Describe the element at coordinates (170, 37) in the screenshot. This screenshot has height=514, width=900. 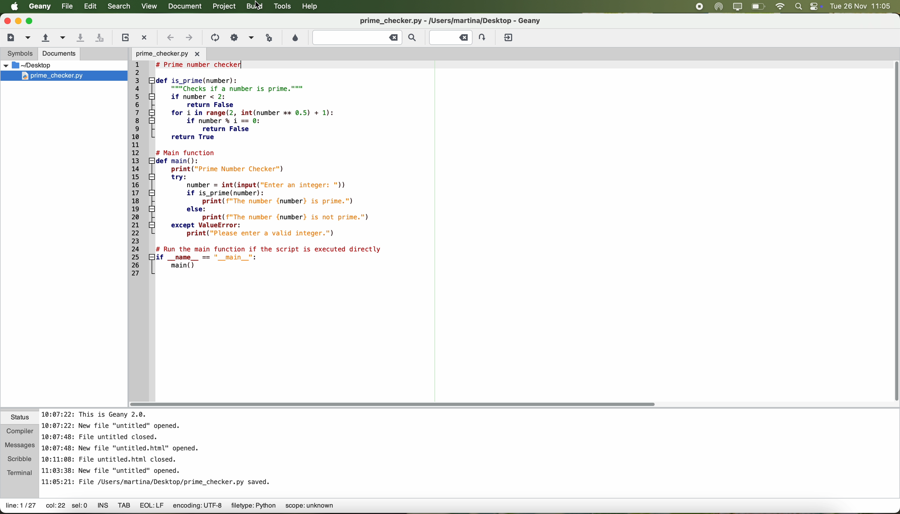
I see `navigate back` at that location.